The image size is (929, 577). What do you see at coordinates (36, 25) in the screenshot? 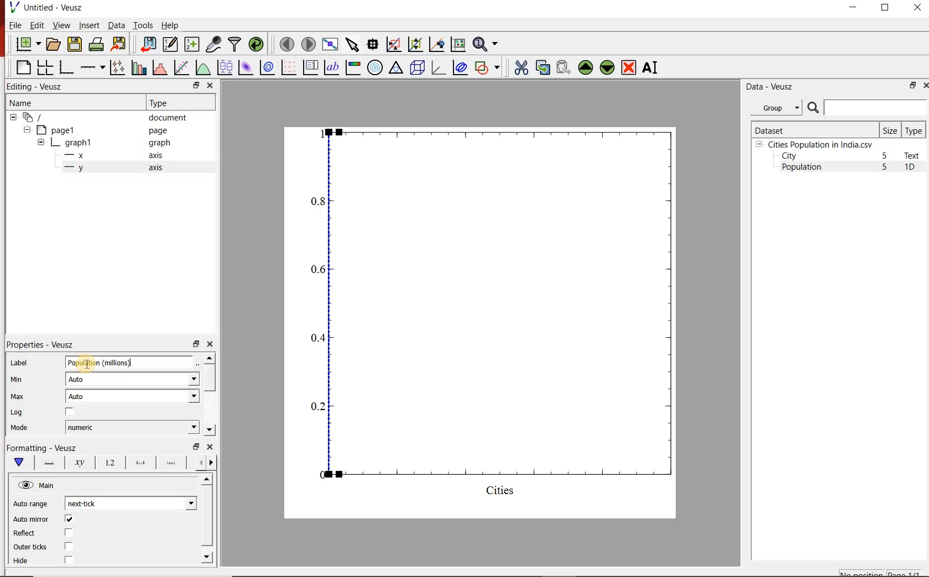
I see `Edit` at bounding box center [36, 25].